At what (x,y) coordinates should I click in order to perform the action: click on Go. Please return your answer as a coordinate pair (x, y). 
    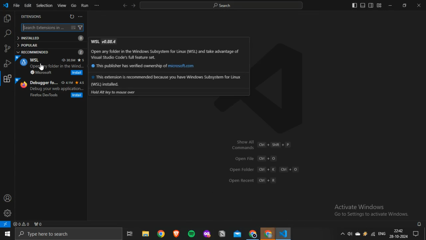
    Looking at the image, I should click on (74, 5).